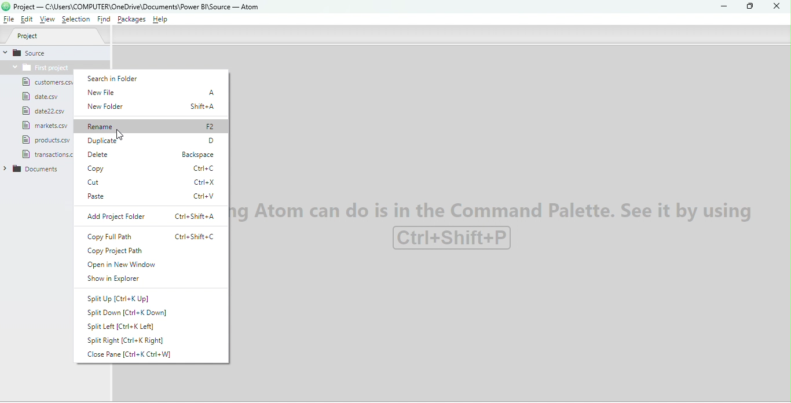  What do you see at coordinates (59, 37) in the screenshot?
I see `Project` at bounding box center [59, 37].